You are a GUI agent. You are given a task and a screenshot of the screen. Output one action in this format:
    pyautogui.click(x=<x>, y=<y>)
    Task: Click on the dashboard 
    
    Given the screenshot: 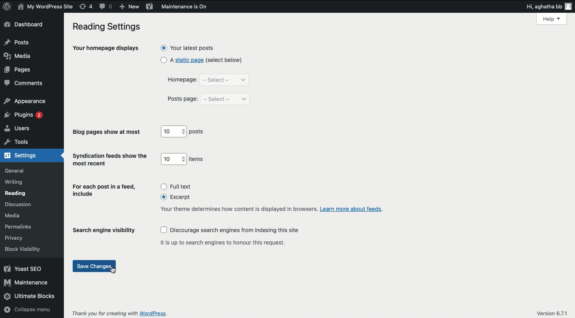 What is the action you would take?
    pyautogui.click(x=24, y=24)
    